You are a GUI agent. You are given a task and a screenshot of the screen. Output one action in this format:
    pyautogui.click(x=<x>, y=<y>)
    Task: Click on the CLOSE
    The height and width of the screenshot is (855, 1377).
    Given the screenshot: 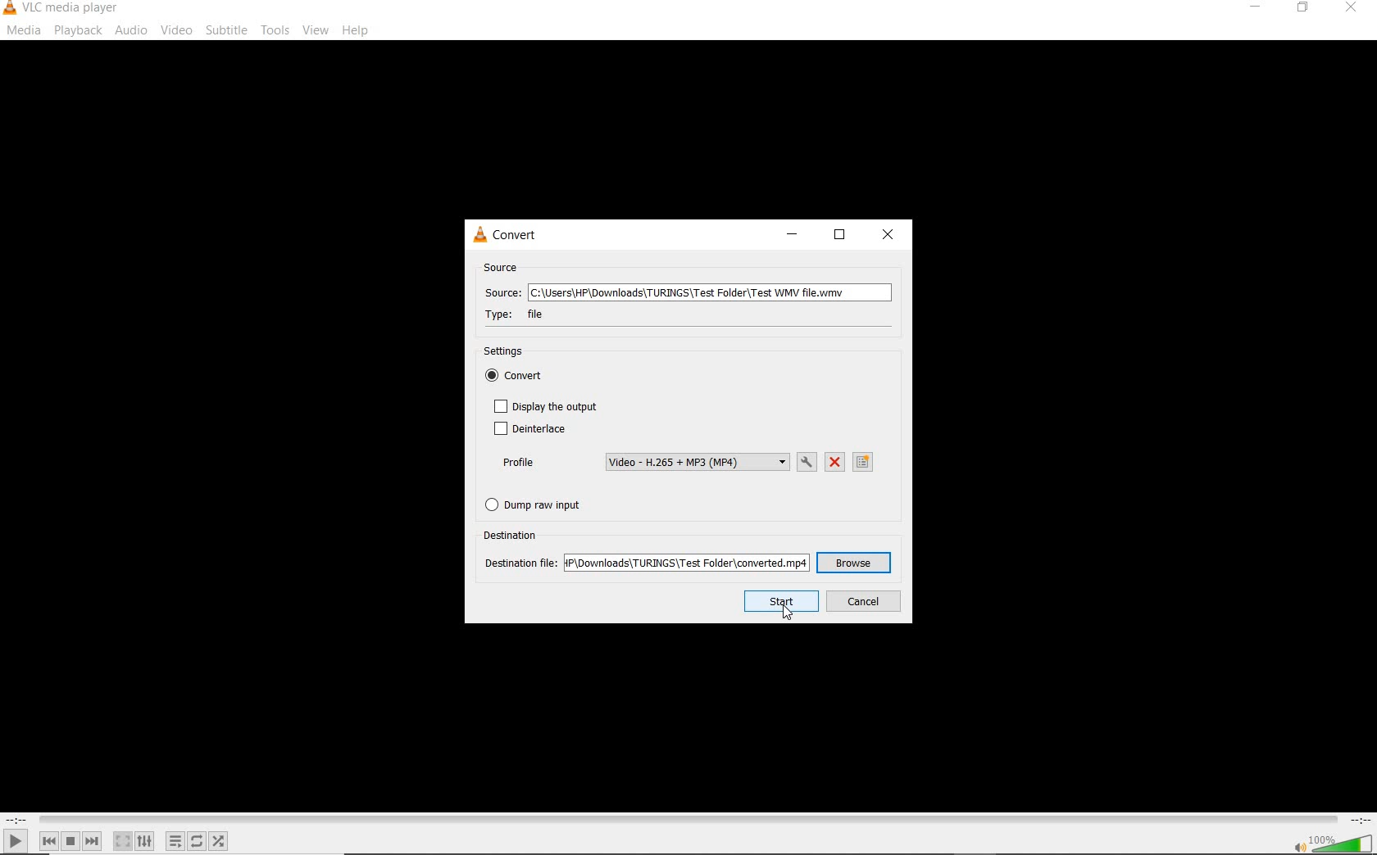 What is the action you would take?
    pyautogui.click(x=890, y=235)
    